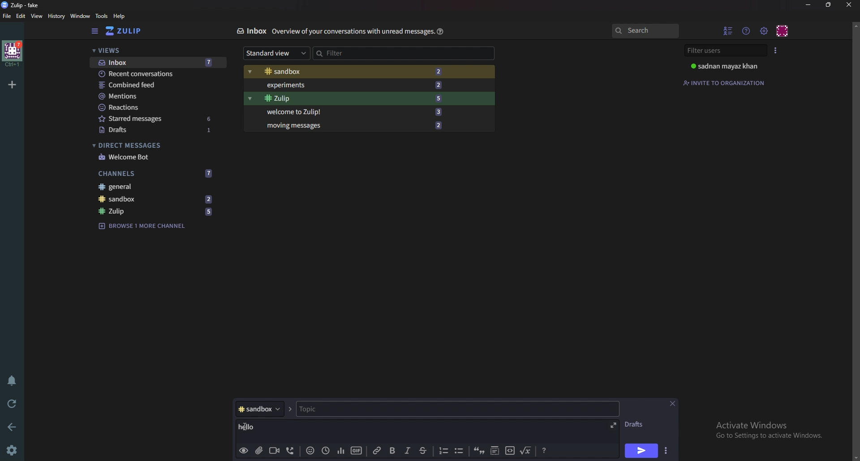 The image size is (860, 461). Describe the element at coordinates (209, 211) in the screenshot. I see `5` at that location.